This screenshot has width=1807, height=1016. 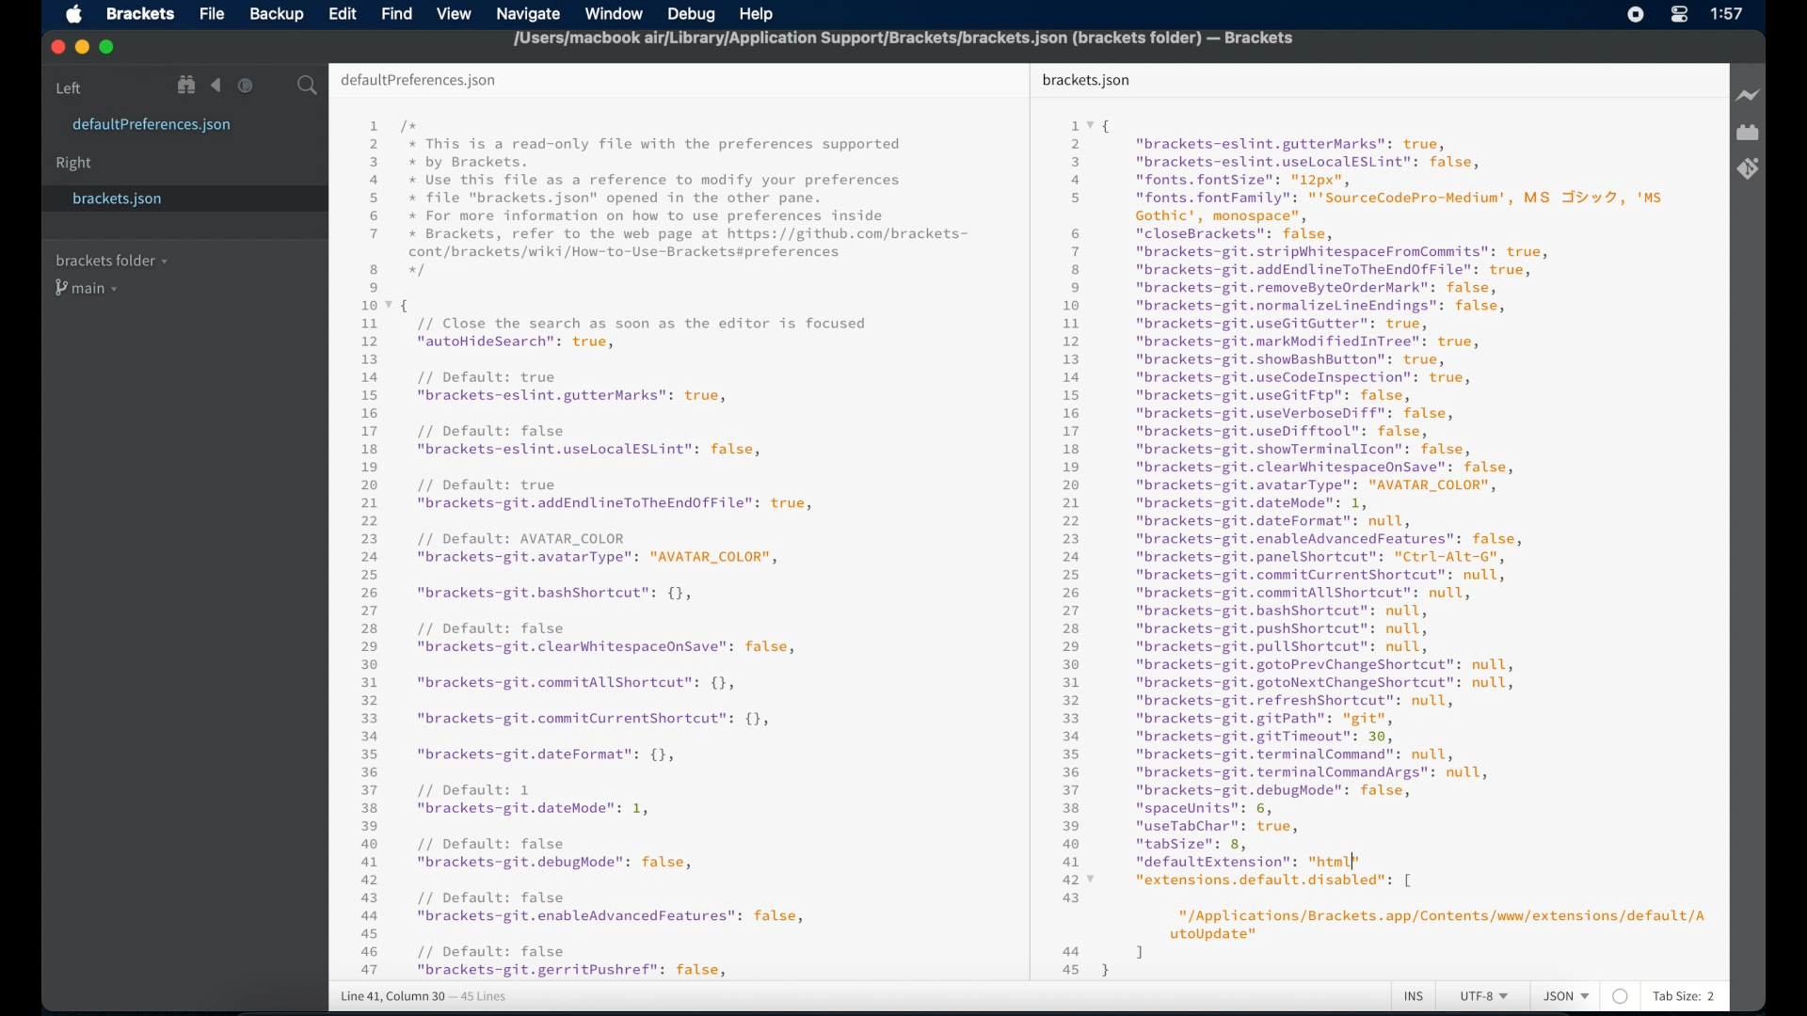 I want to click on brackets, so click(x=141, y=13).